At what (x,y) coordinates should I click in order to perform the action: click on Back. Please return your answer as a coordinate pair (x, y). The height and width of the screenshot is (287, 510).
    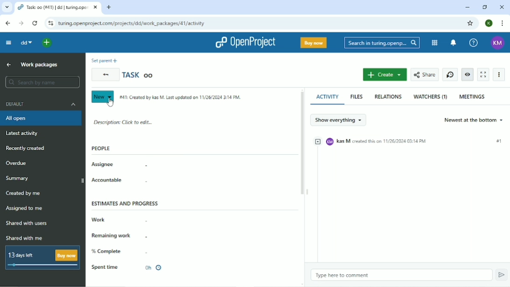
    Looking at the image, I should click on (105, 75).